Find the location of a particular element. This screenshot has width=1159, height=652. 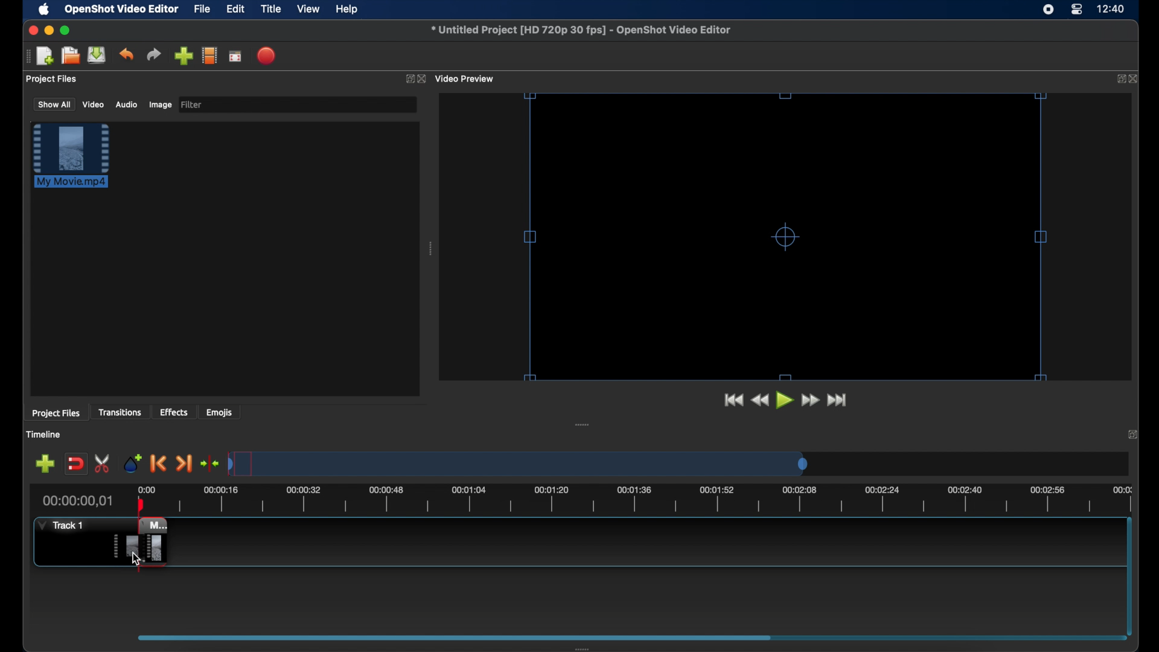

close is located at coordinates (31, 30).